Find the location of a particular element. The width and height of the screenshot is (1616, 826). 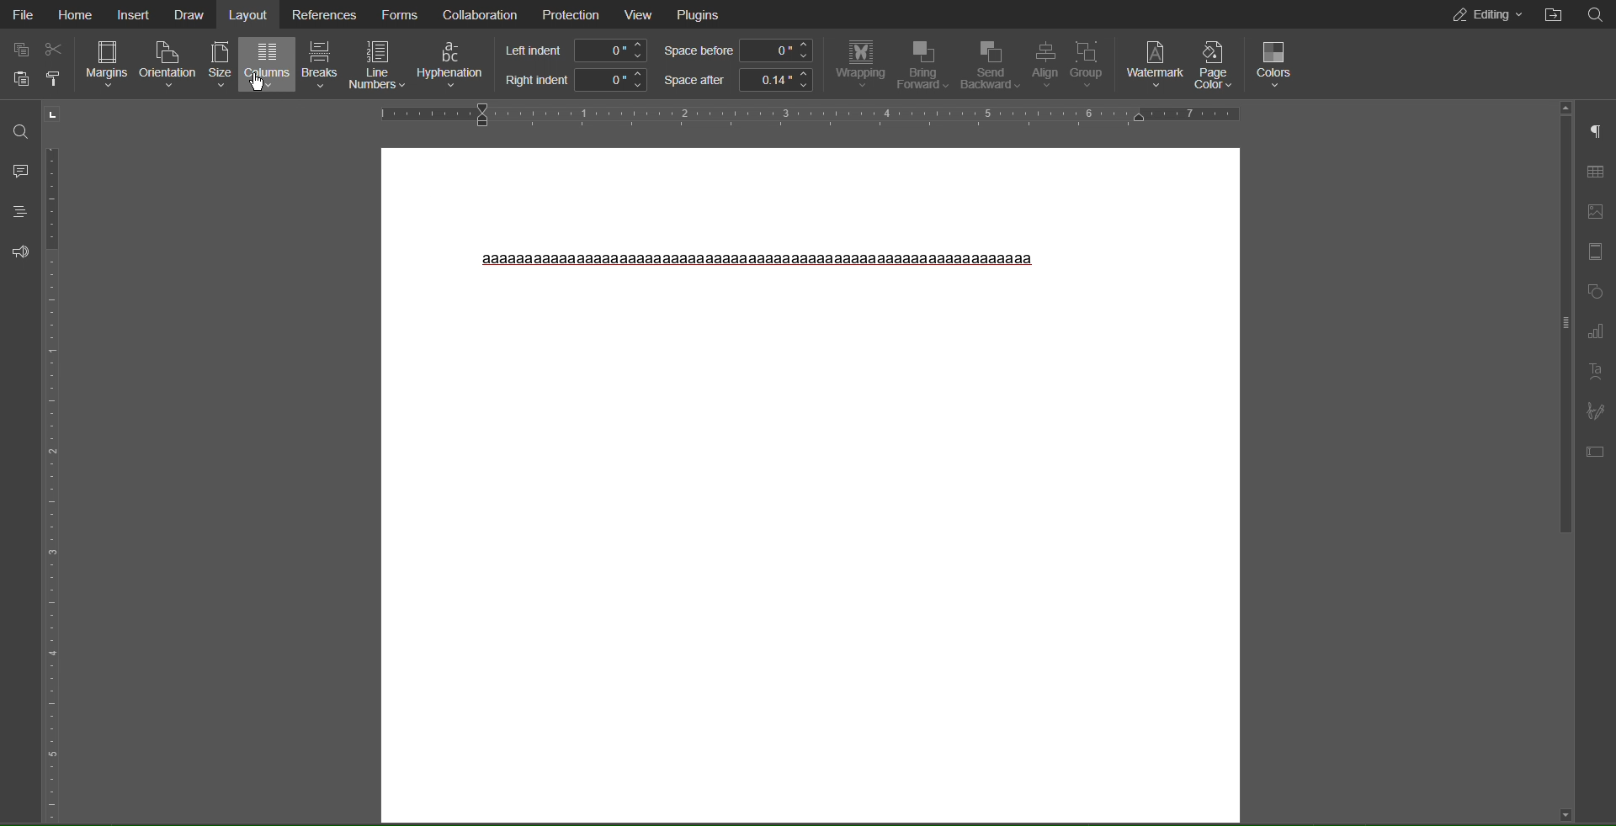

Open File Location is located at coordinates (1550, 16).